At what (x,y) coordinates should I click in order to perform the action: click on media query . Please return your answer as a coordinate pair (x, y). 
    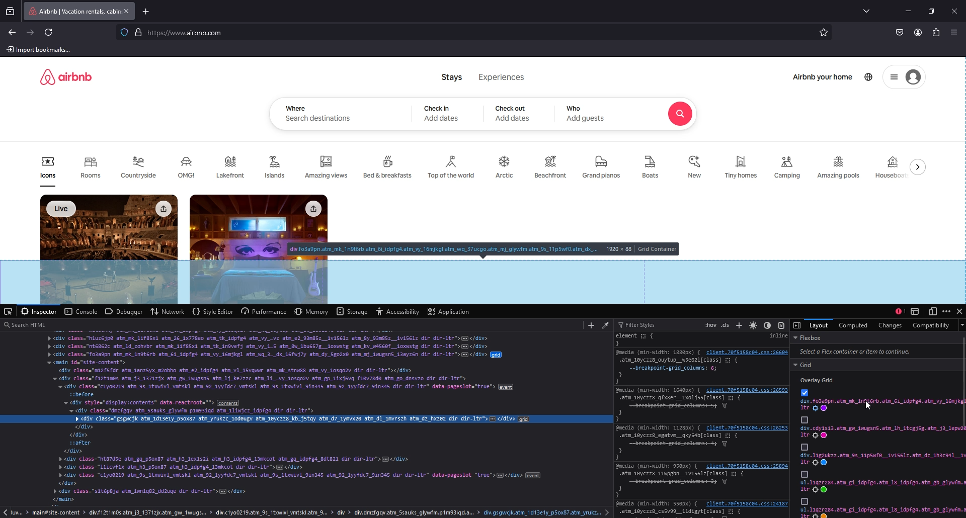
    Looking at the image, I should click on (657, 504).